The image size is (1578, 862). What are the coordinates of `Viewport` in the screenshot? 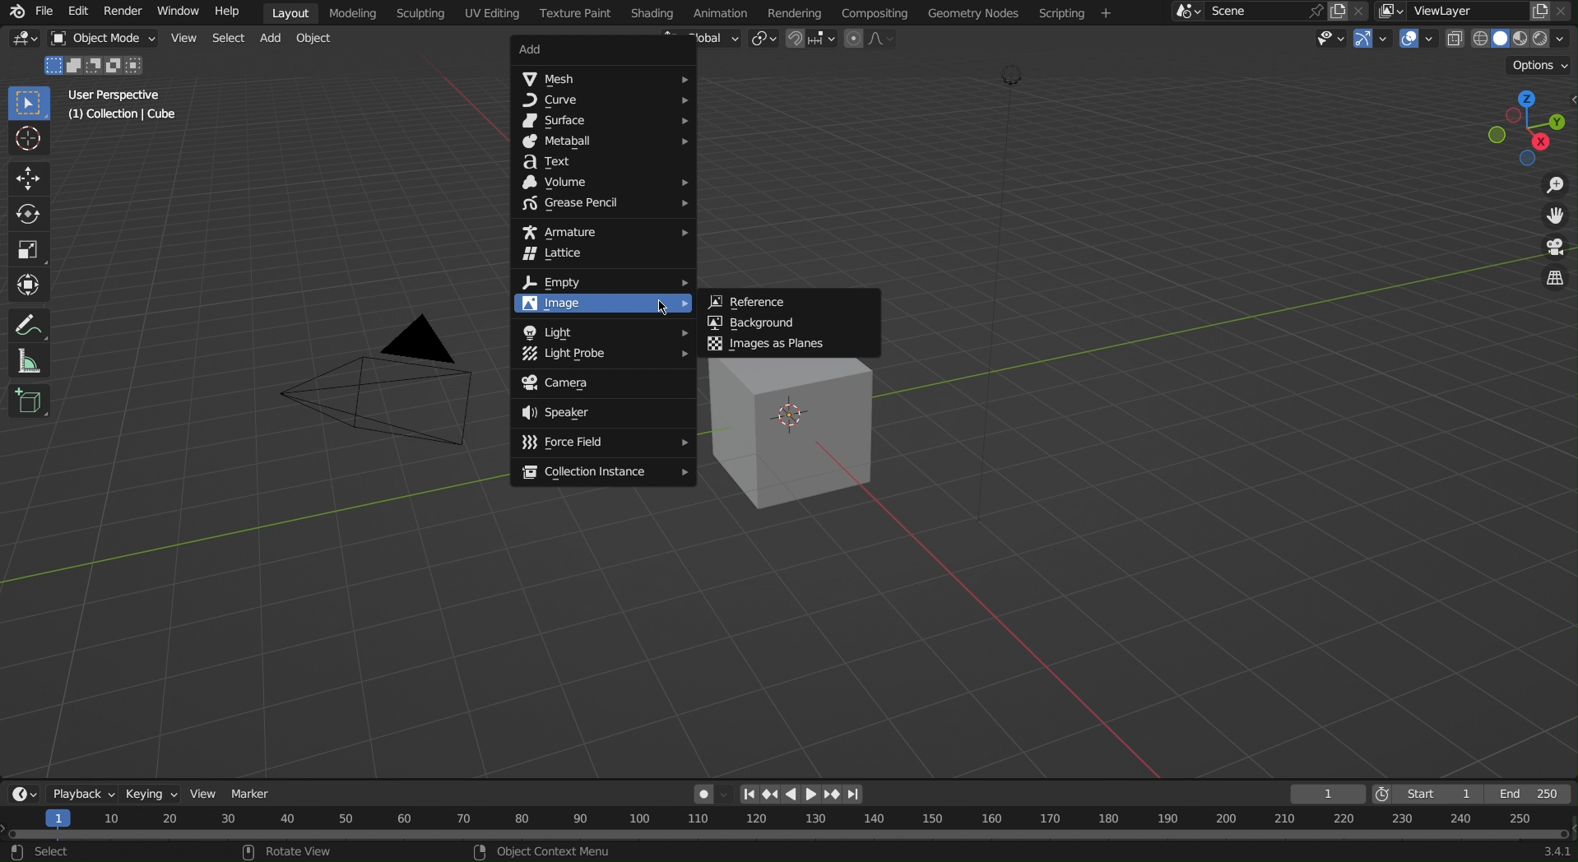 It's located at (1528, 128).